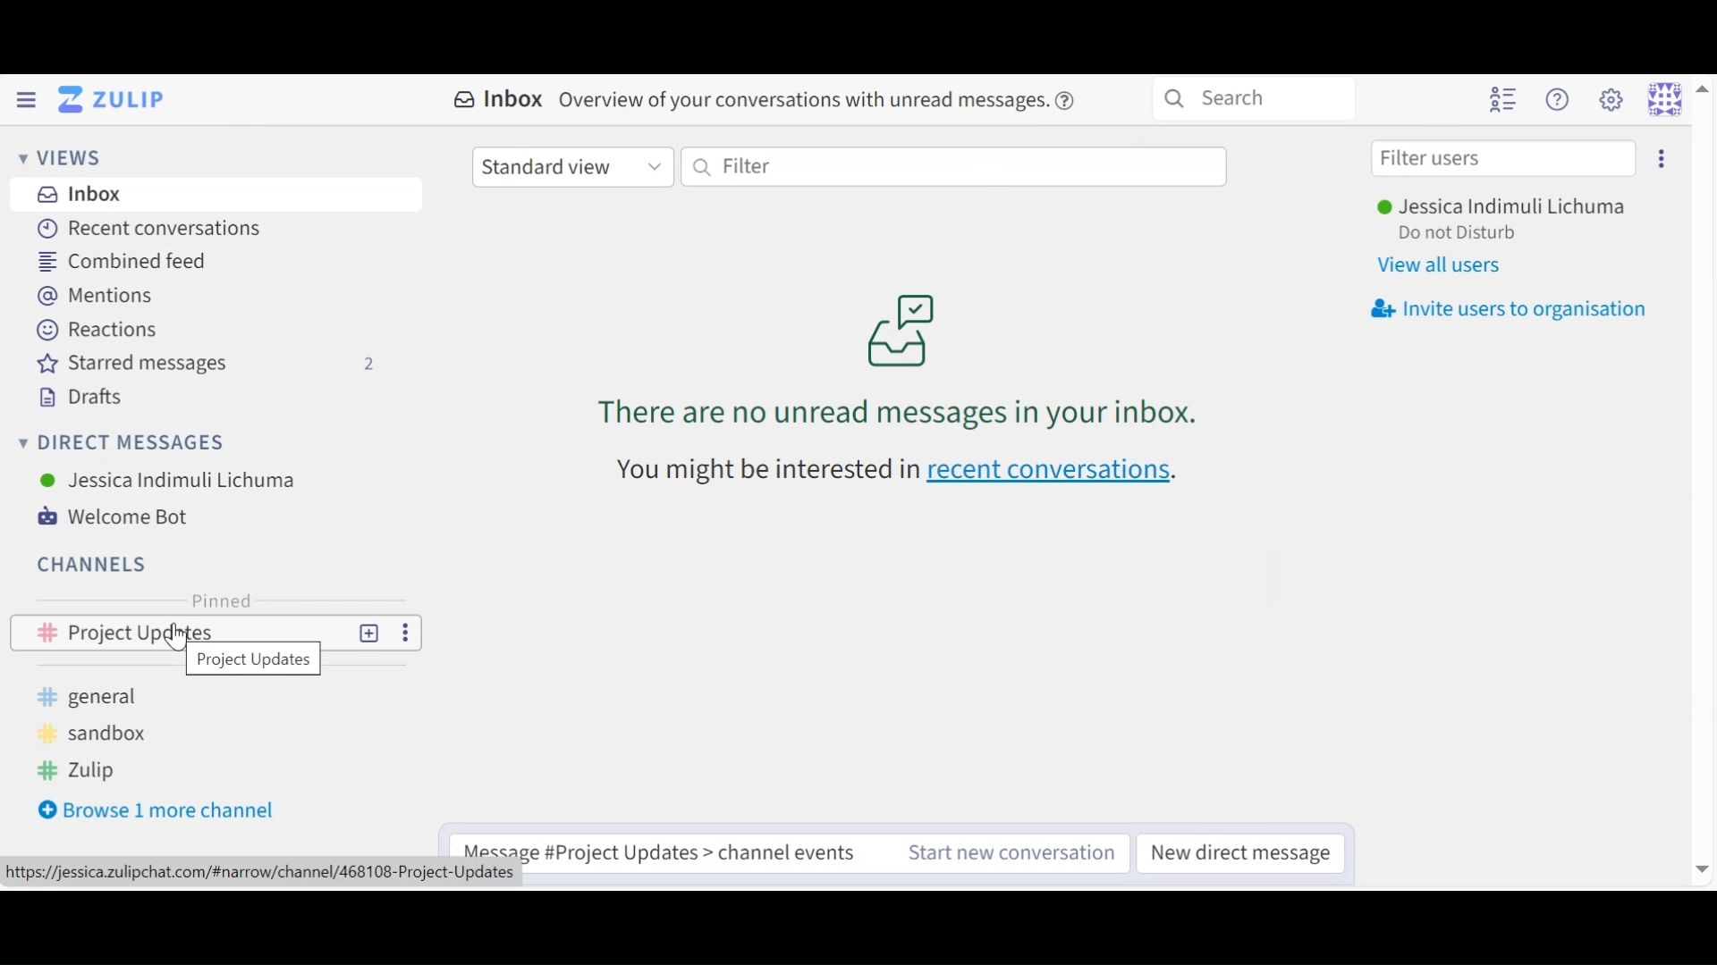 This screenshot has width=1717, height=965. What do you see at coordinates (368, 633) in the screenshot?
I see `New Topic` at bounding box center [368, 633].